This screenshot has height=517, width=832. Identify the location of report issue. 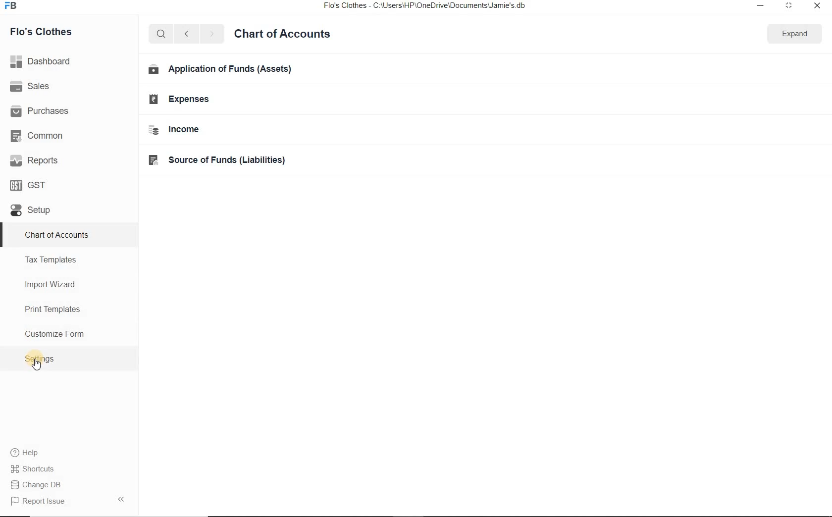
(43, 502).